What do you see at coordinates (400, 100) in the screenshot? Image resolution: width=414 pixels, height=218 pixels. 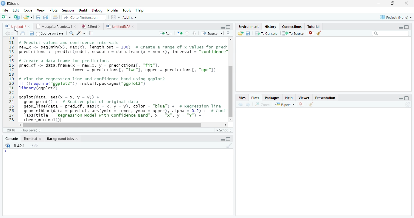 I see `minimize` at bounding box center [400, 100].